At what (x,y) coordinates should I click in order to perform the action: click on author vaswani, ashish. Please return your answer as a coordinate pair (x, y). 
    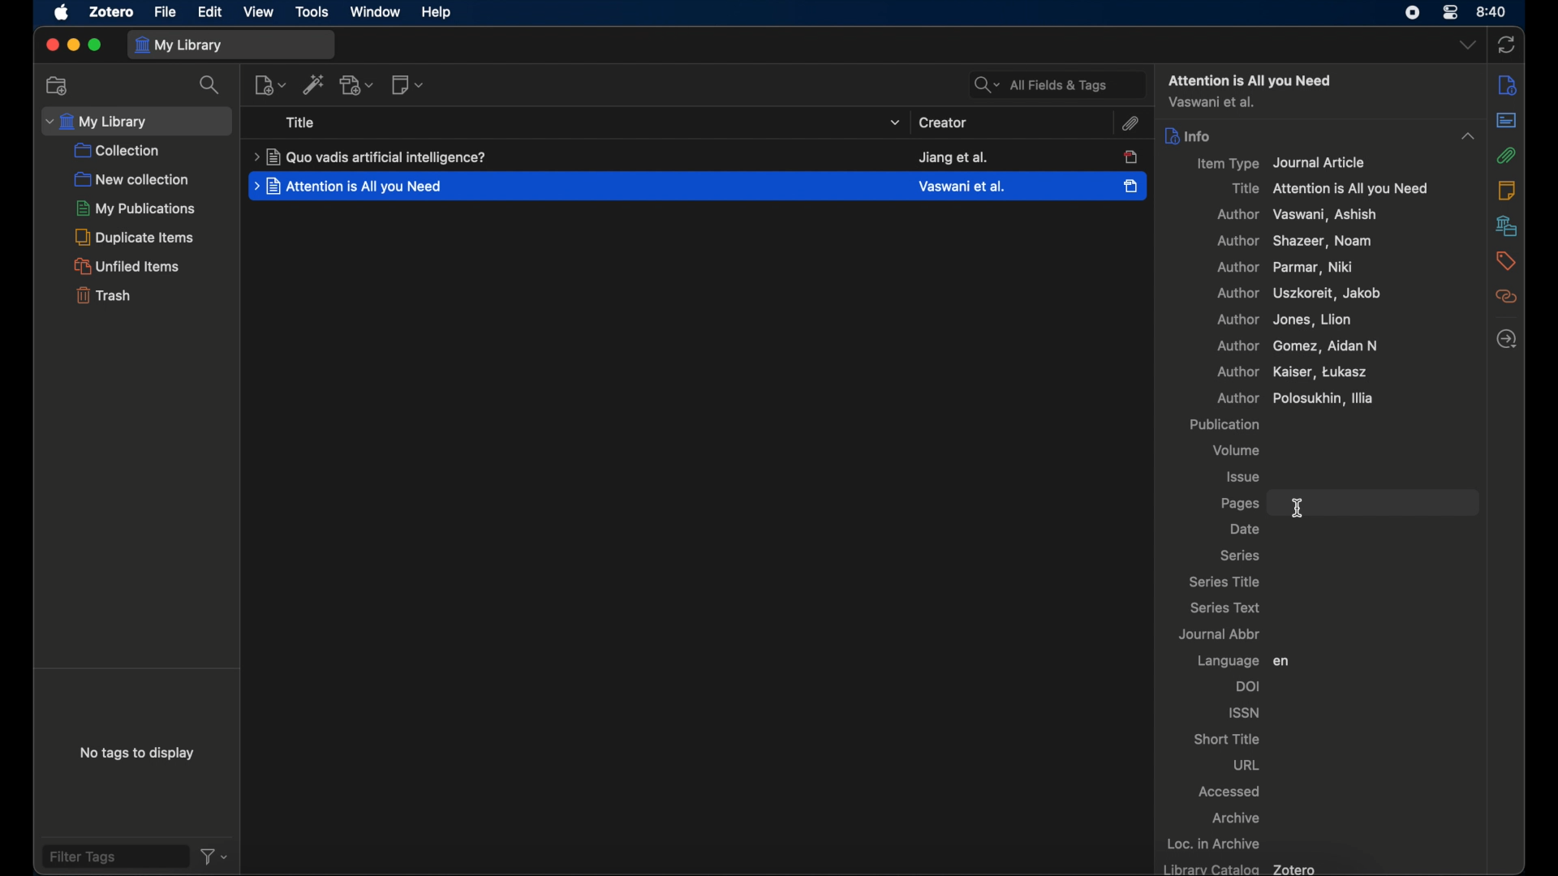
    Looking at the image, I should click on (1297, 215).